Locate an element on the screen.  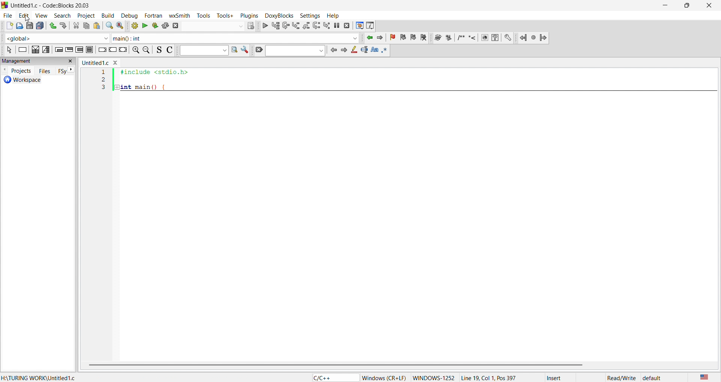
stop is located at coordinates (534, 37).